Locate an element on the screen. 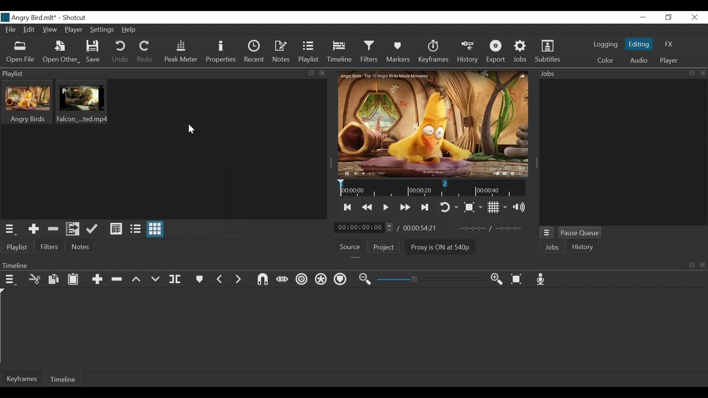  FX is located at coordinates (668, 43).